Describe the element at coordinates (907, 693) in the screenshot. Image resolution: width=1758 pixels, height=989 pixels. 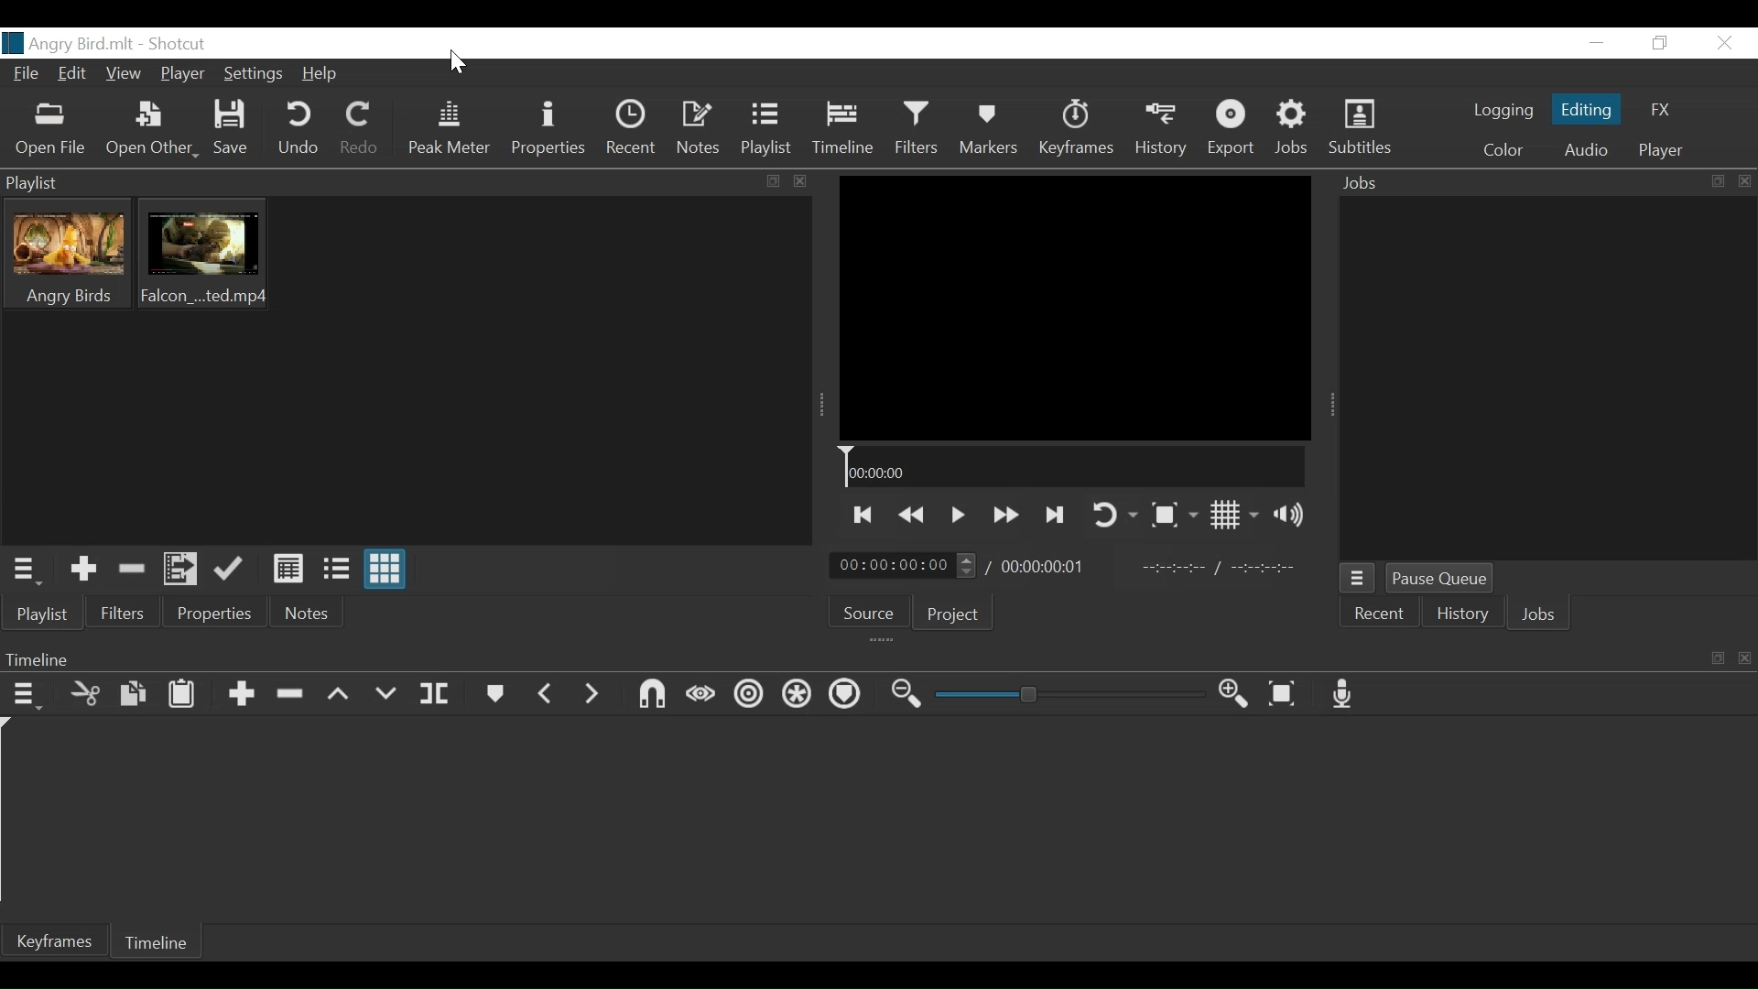
I see `Zoom timeline out` at that location.